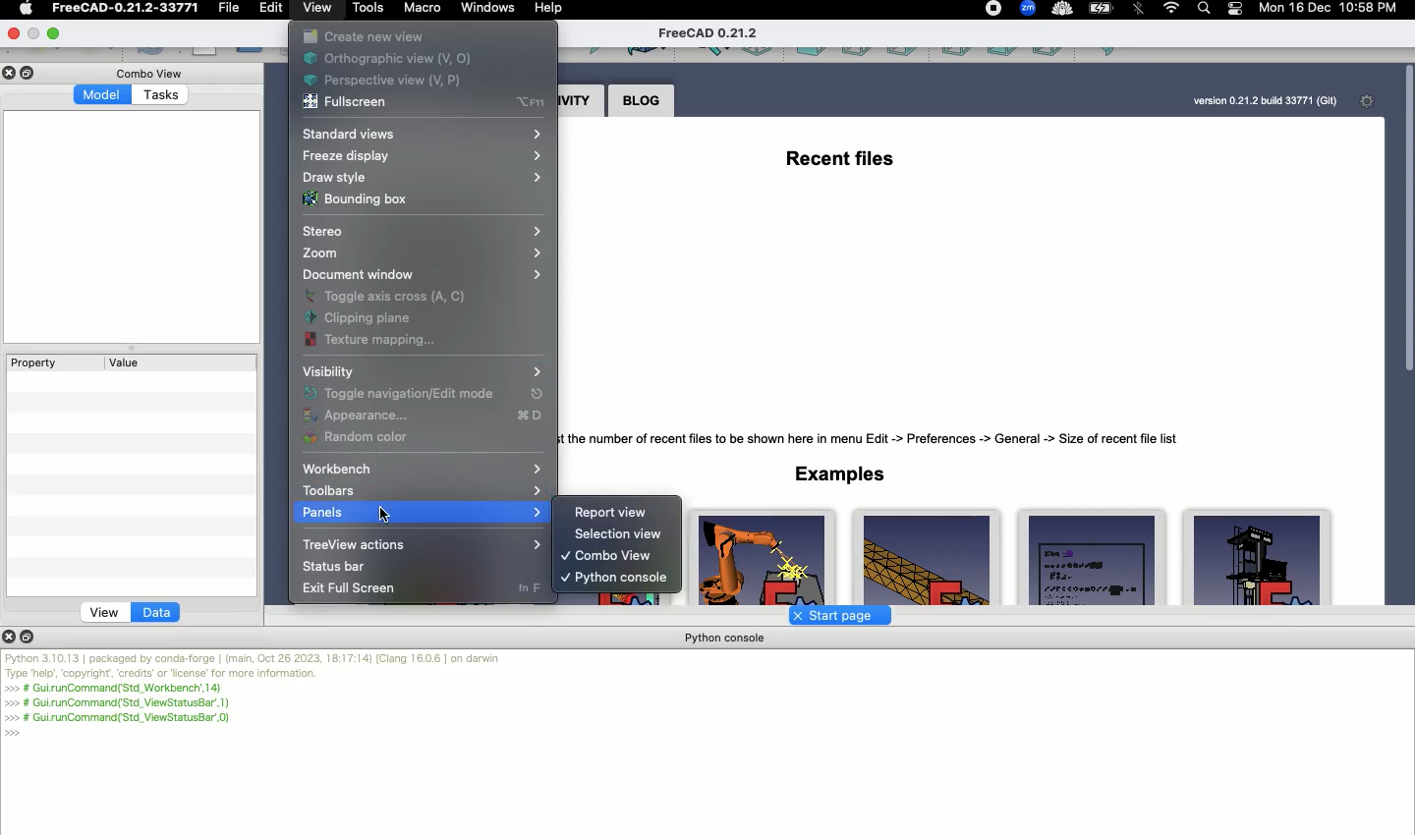 The height and width of the screenshot is (835, 1415). I want to click on Robot example.FCStd Jurgen Riegel 199Kb, so click(764, 557).